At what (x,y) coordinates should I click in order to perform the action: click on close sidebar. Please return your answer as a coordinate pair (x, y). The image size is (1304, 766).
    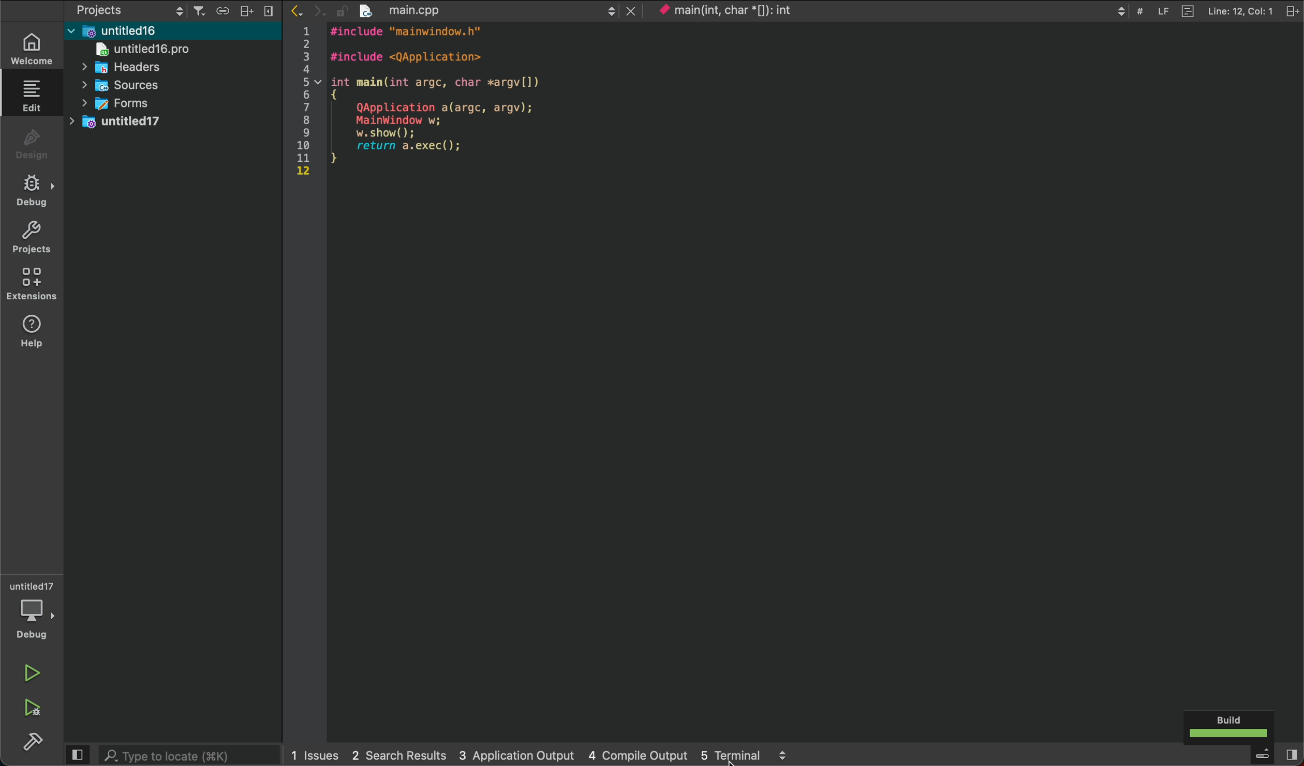
    Looking at the image, I should click on (273, 12).